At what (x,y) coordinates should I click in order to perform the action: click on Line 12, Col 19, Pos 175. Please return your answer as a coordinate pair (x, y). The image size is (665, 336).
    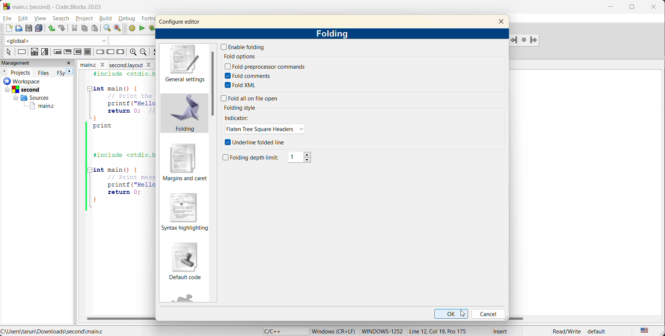
    Looking at the image, I should click on (441, 330).